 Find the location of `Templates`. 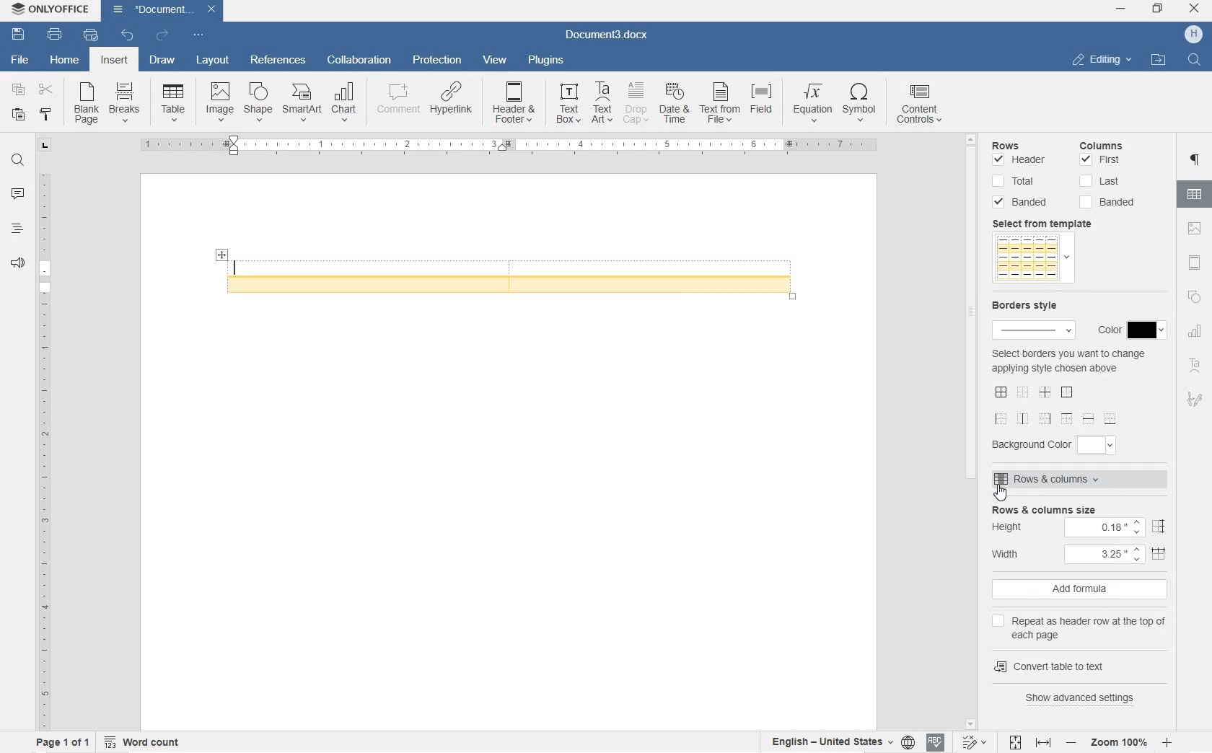

Templates is located at coordinates (1031, 259).